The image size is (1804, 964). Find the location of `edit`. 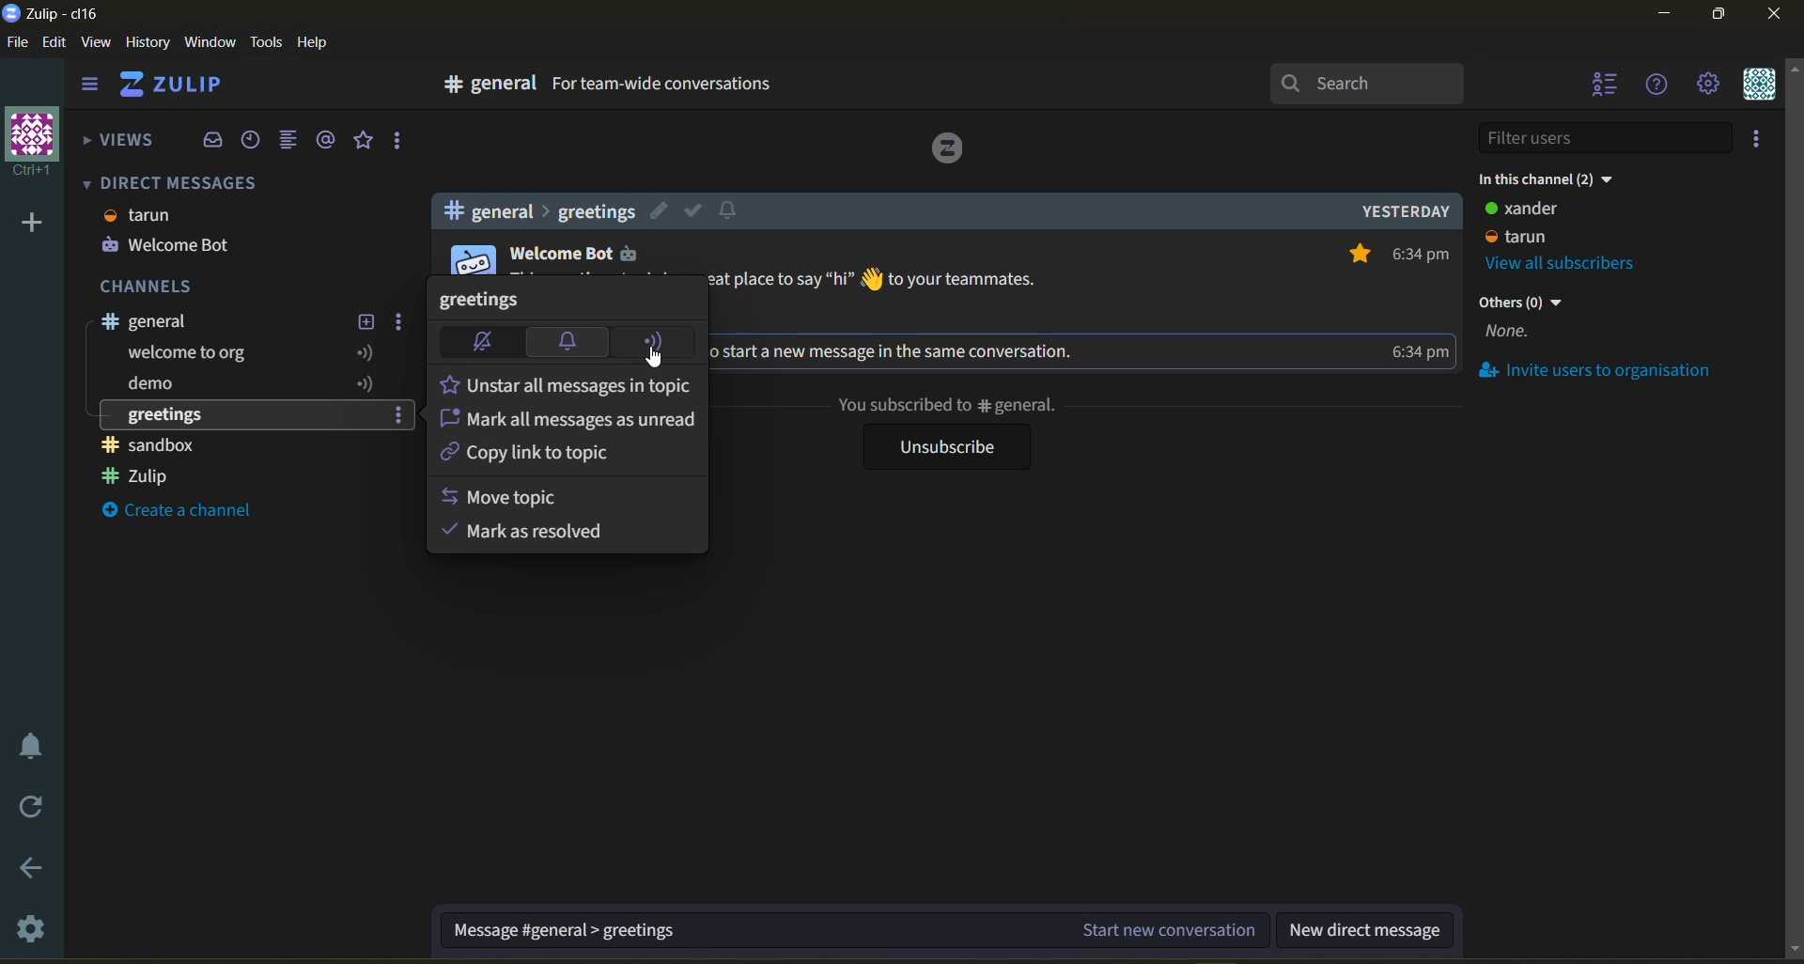

edit is located at coordinates (661, 210).